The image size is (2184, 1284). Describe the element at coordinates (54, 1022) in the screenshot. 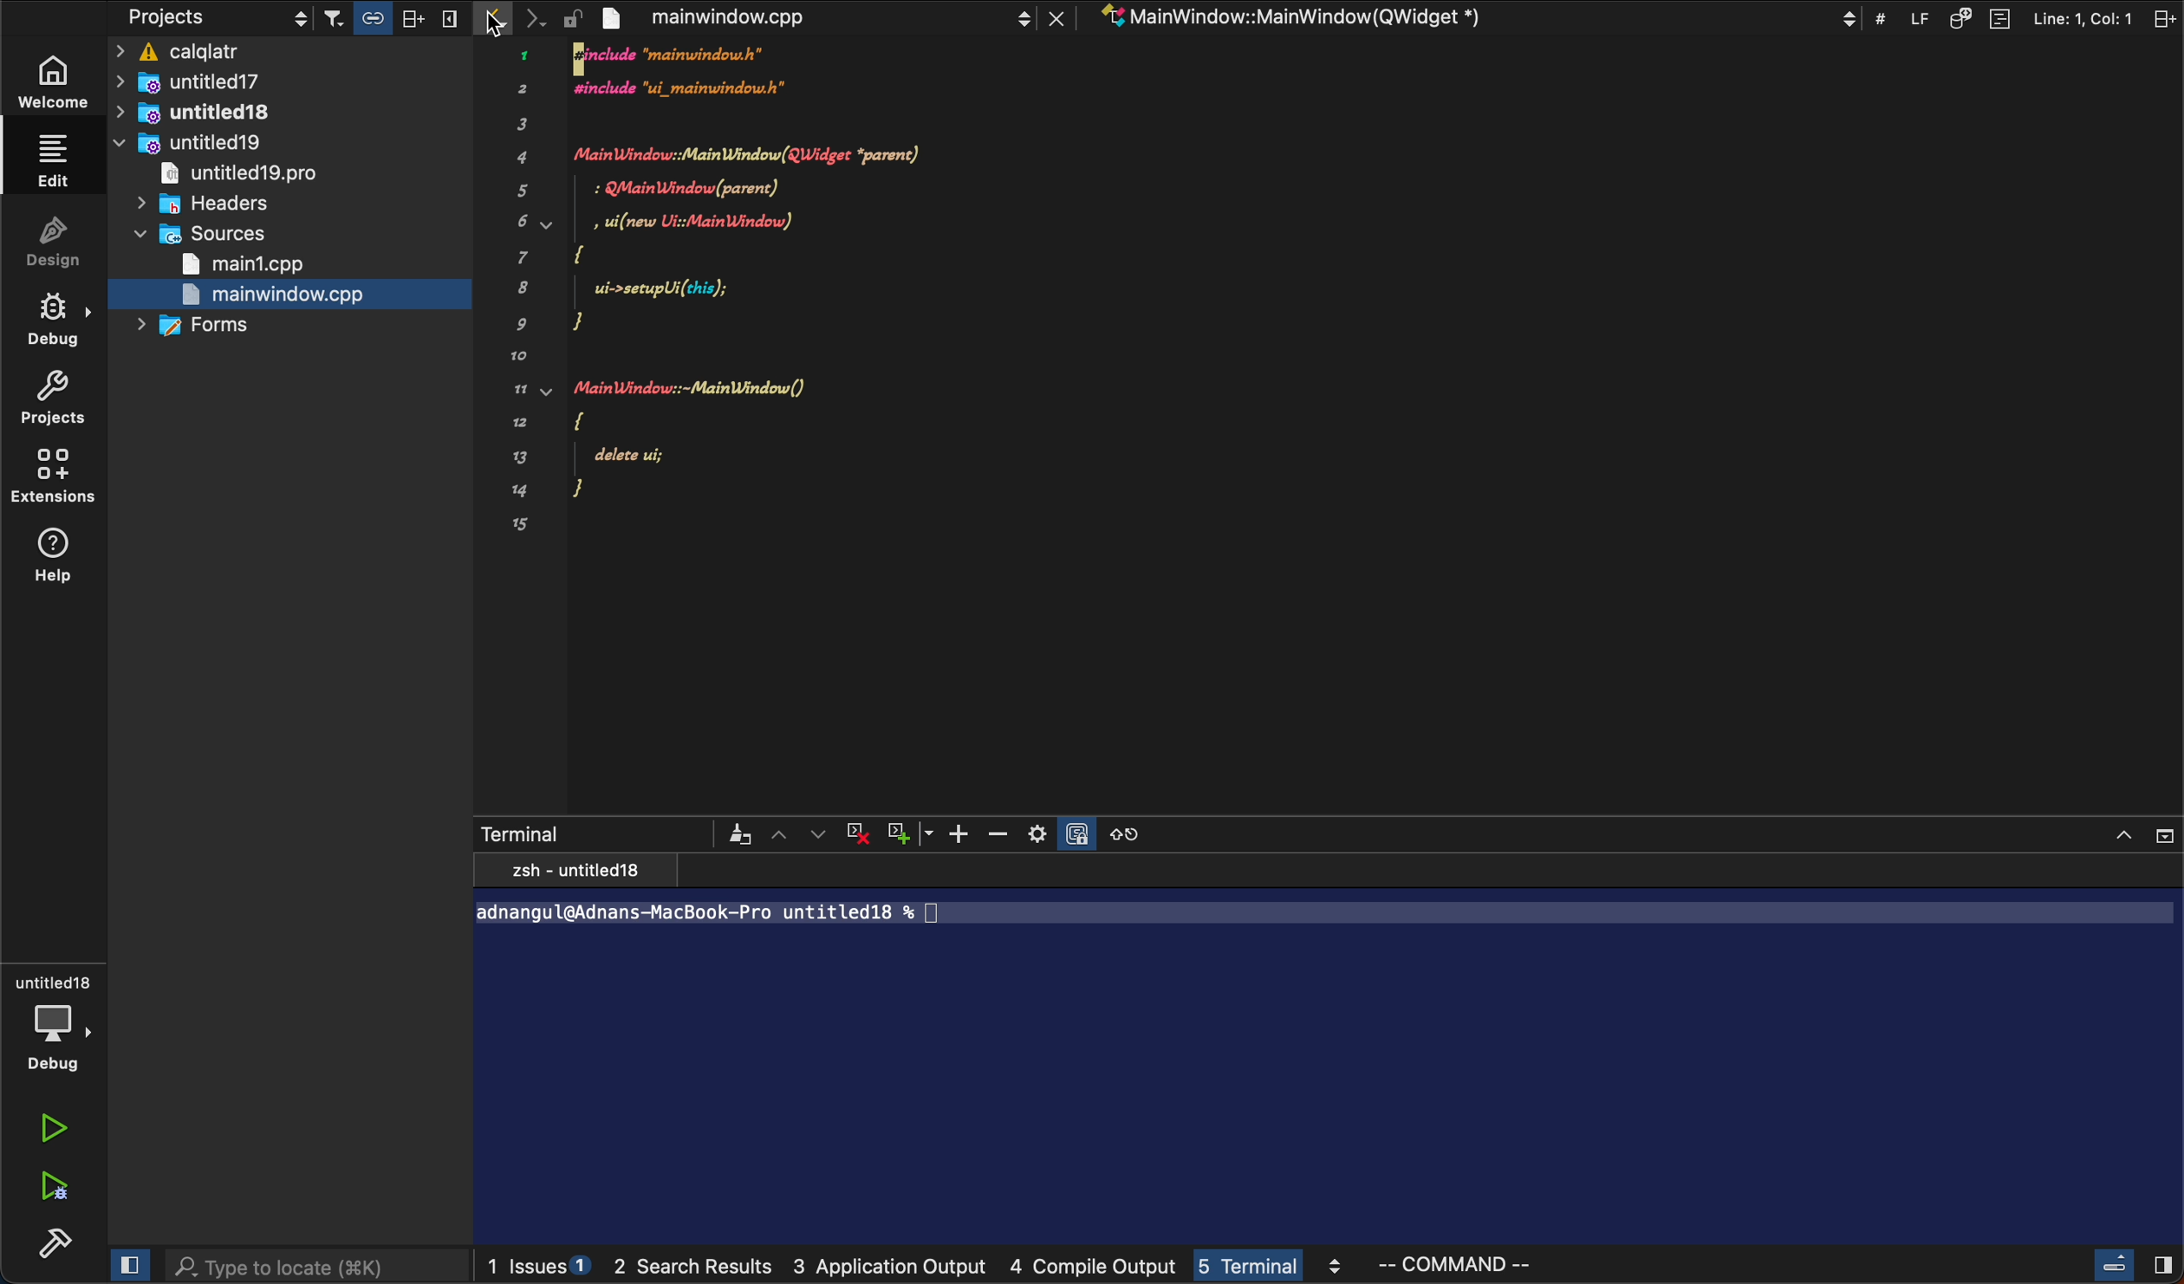

I see `debug` at that location.